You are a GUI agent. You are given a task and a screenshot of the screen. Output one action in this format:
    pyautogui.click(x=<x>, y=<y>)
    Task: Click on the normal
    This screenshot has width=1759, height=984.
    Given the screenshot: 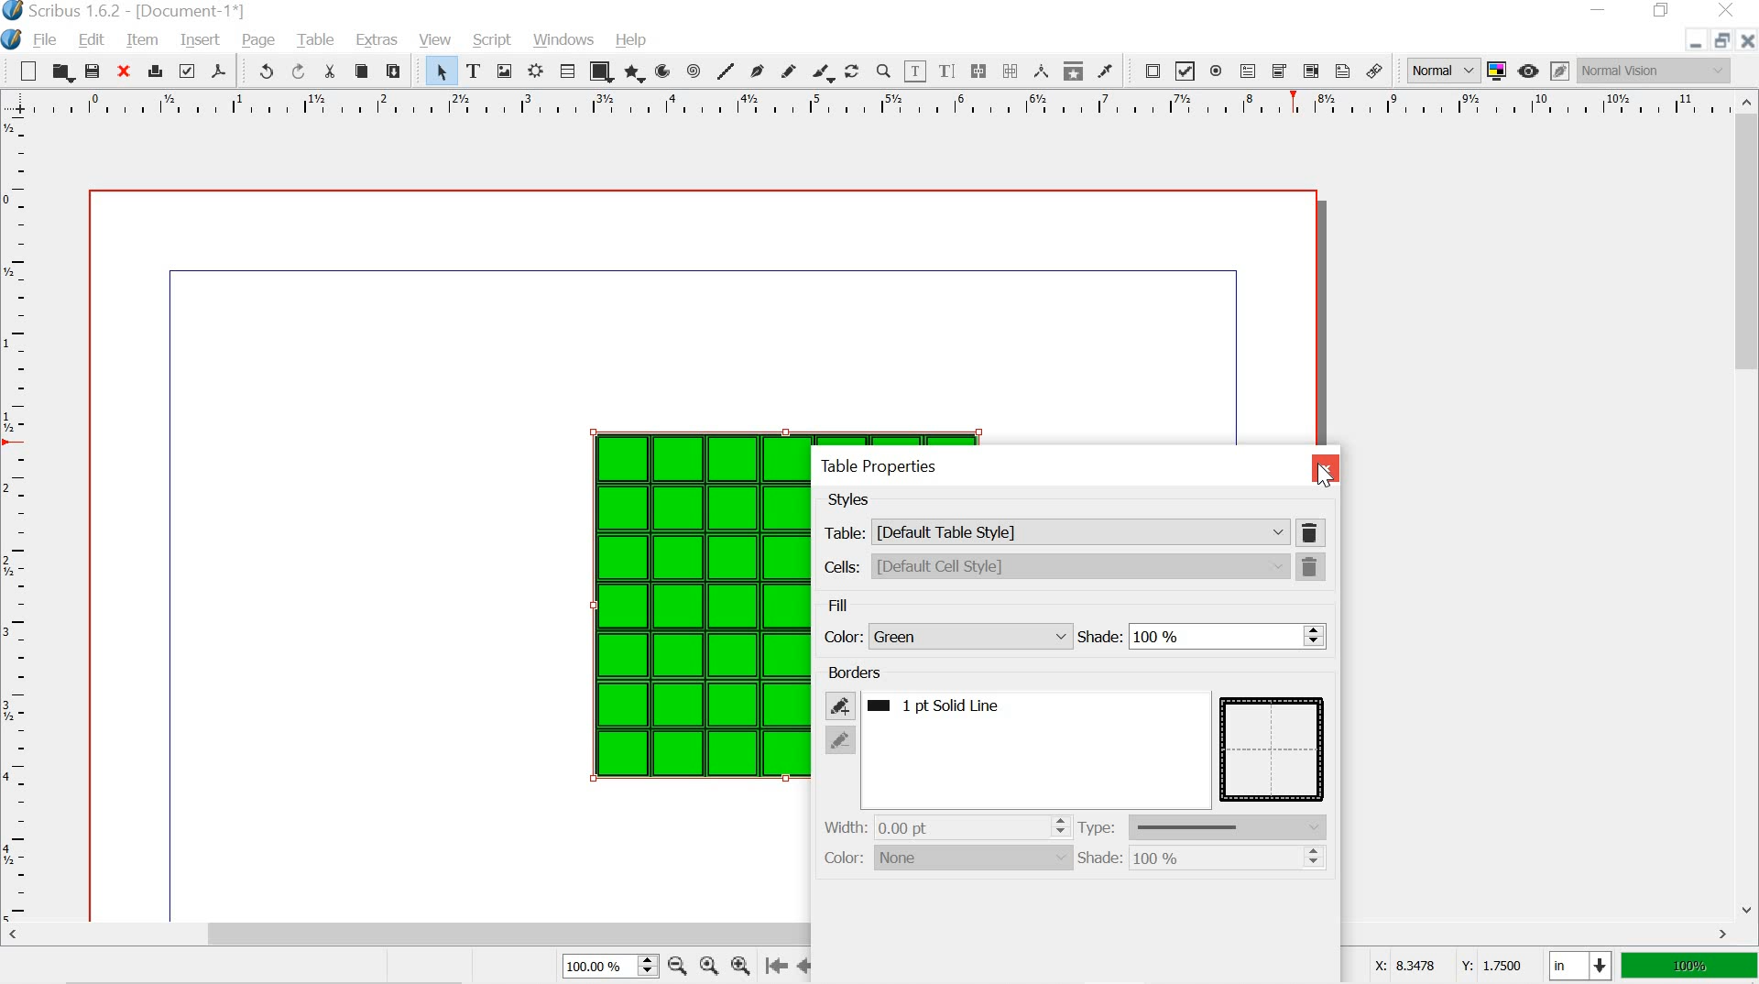 What is the action you would take?
    pyautogui.click(x=1437, y=68)
    